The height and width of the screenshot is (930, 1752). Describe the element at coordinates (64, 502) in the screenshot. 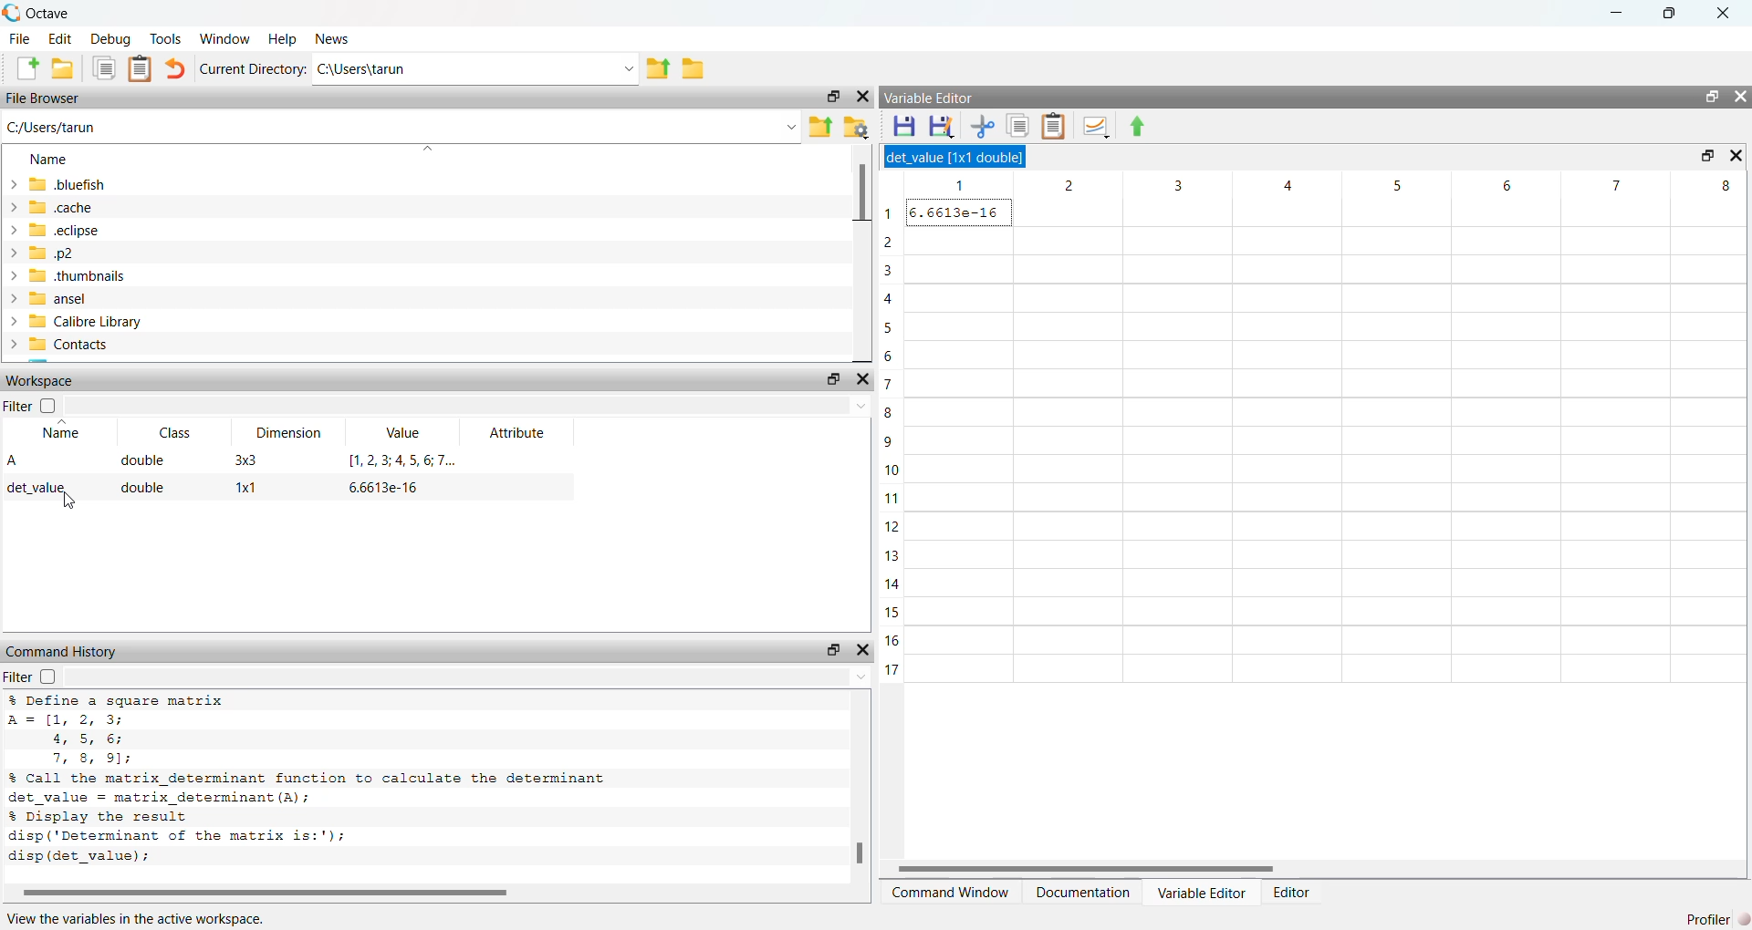

I see `cursor` at that location.